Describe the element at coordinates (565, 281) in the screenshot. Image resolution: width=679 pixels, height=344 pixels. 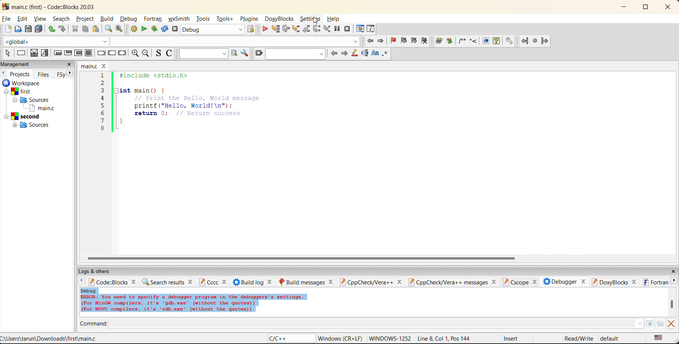
I see `debugger` at that location.